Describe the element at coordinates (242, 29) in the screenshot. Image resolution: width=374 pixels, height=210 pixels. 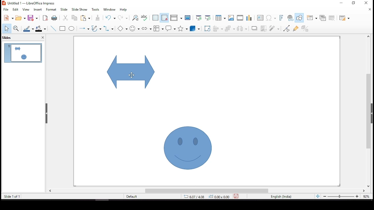
I see `distribute` at that location.